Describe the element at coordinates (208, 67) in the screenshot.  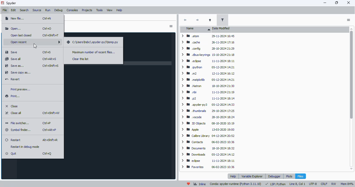
I see `> WM python 05-12-2024 14:21` at that location.